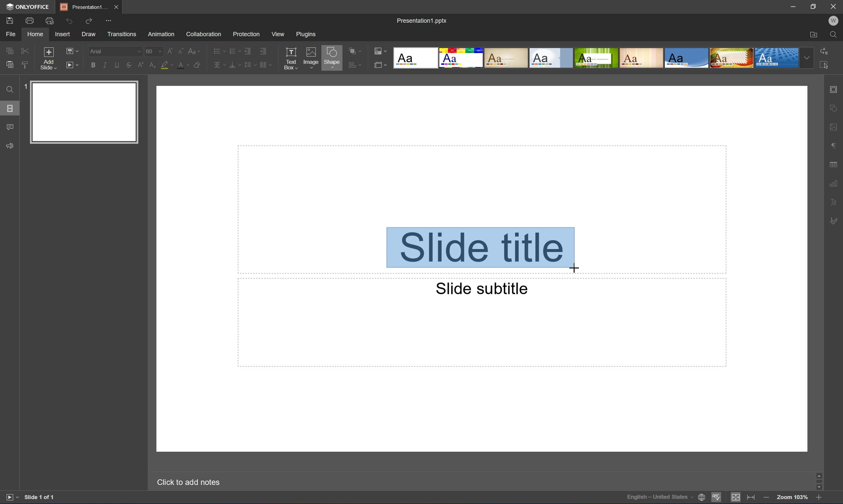 This screenshot has width=843, height=504. What do you see at coordinates (826, 50) in the screenshot?
I see `Replace` at bounding box center [826, 50].